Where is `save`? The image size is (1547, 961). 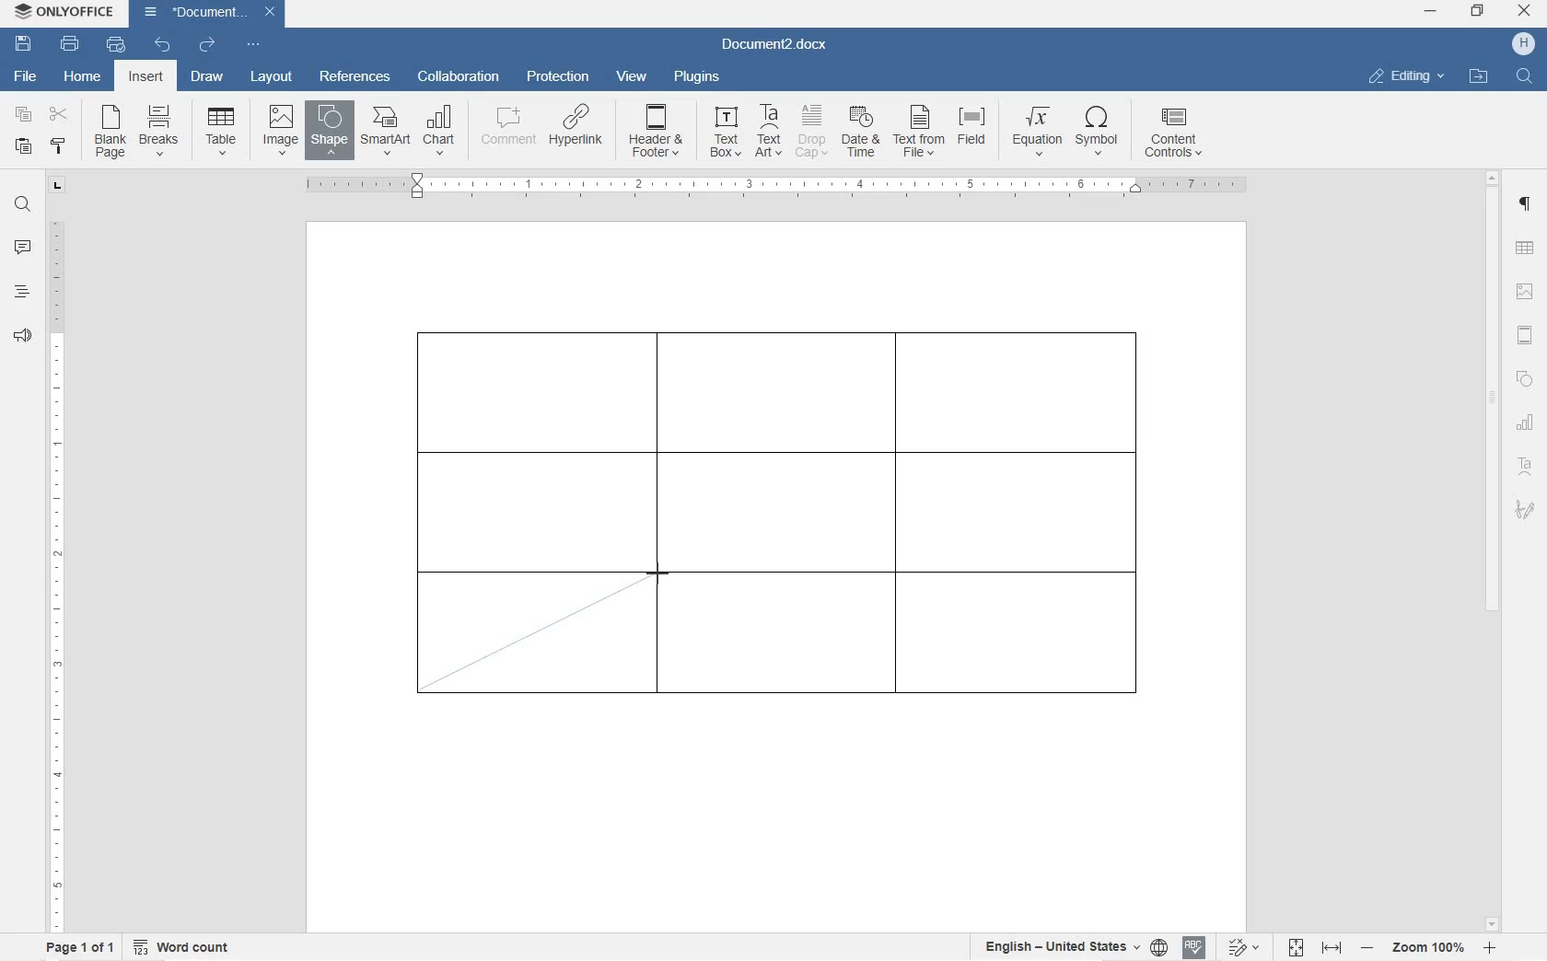 save is located at coordinates (24, 44).